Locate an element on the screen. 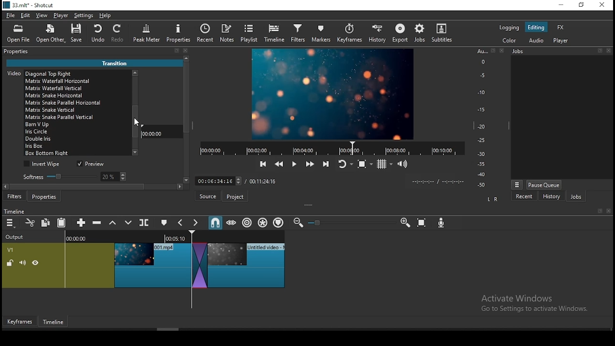   is located at coordinates (443, 224).